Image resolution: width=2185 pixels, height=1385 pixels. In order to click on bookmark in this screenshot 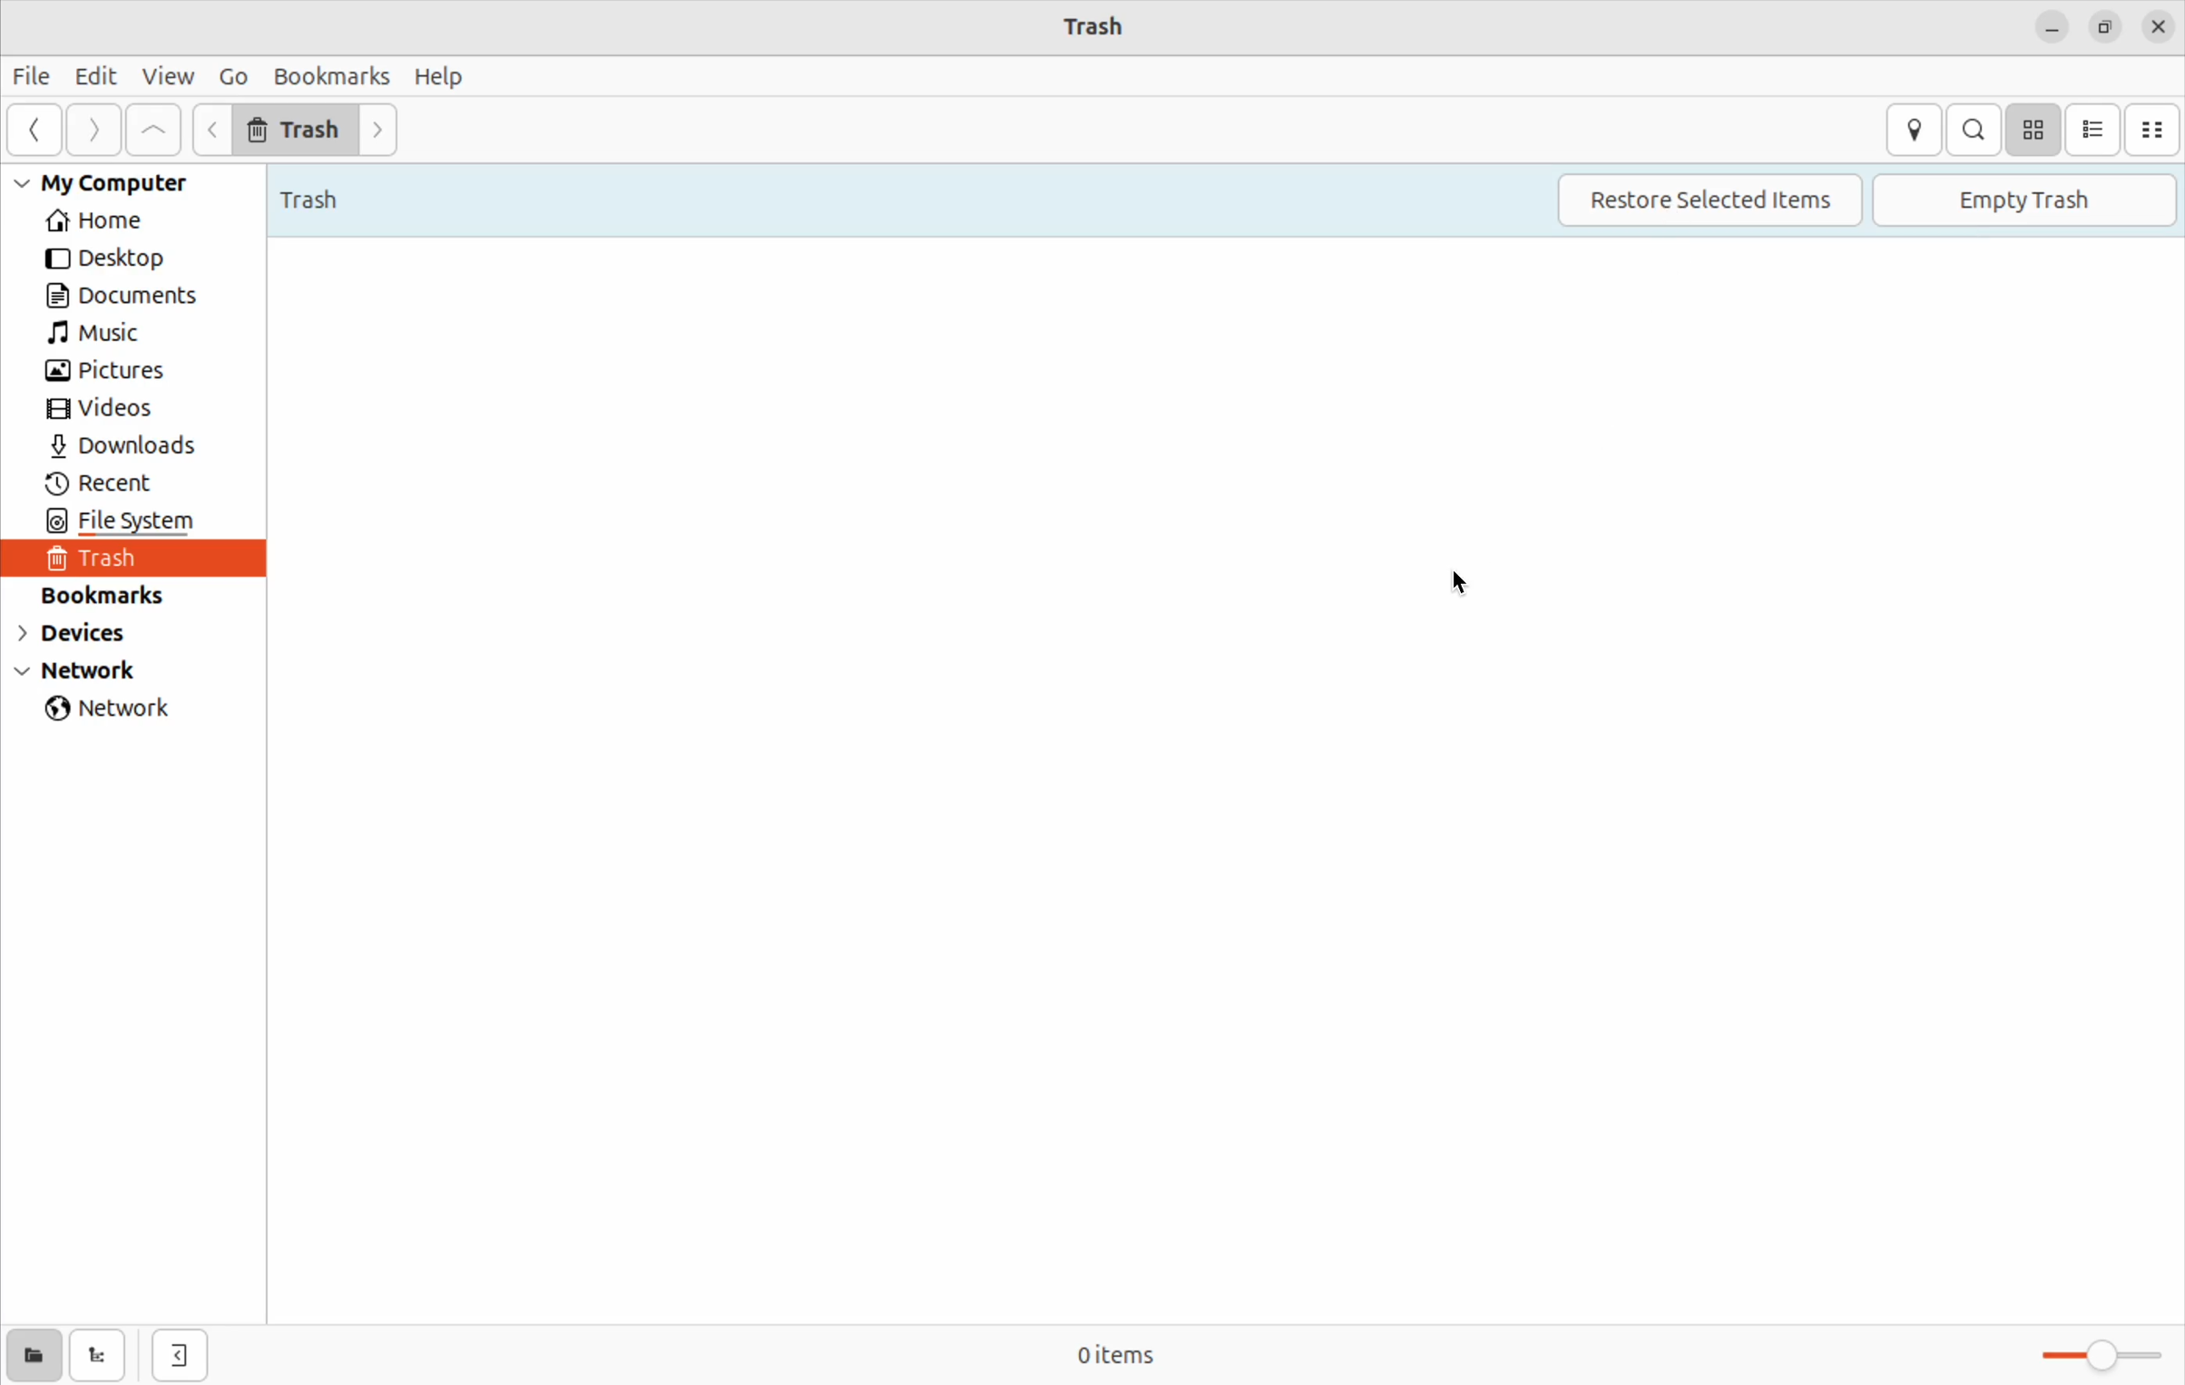, I will do `click(328, 75)`.